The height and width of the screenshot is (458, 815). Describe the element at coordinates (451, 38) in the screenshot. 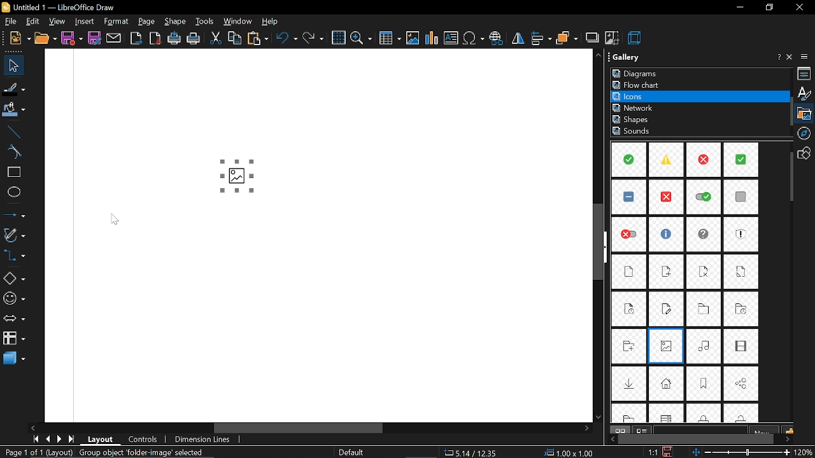

I see `insert text` at that location.